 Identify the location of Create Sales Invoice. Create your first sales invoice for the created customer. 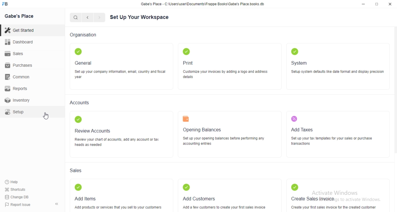
(335, 195).